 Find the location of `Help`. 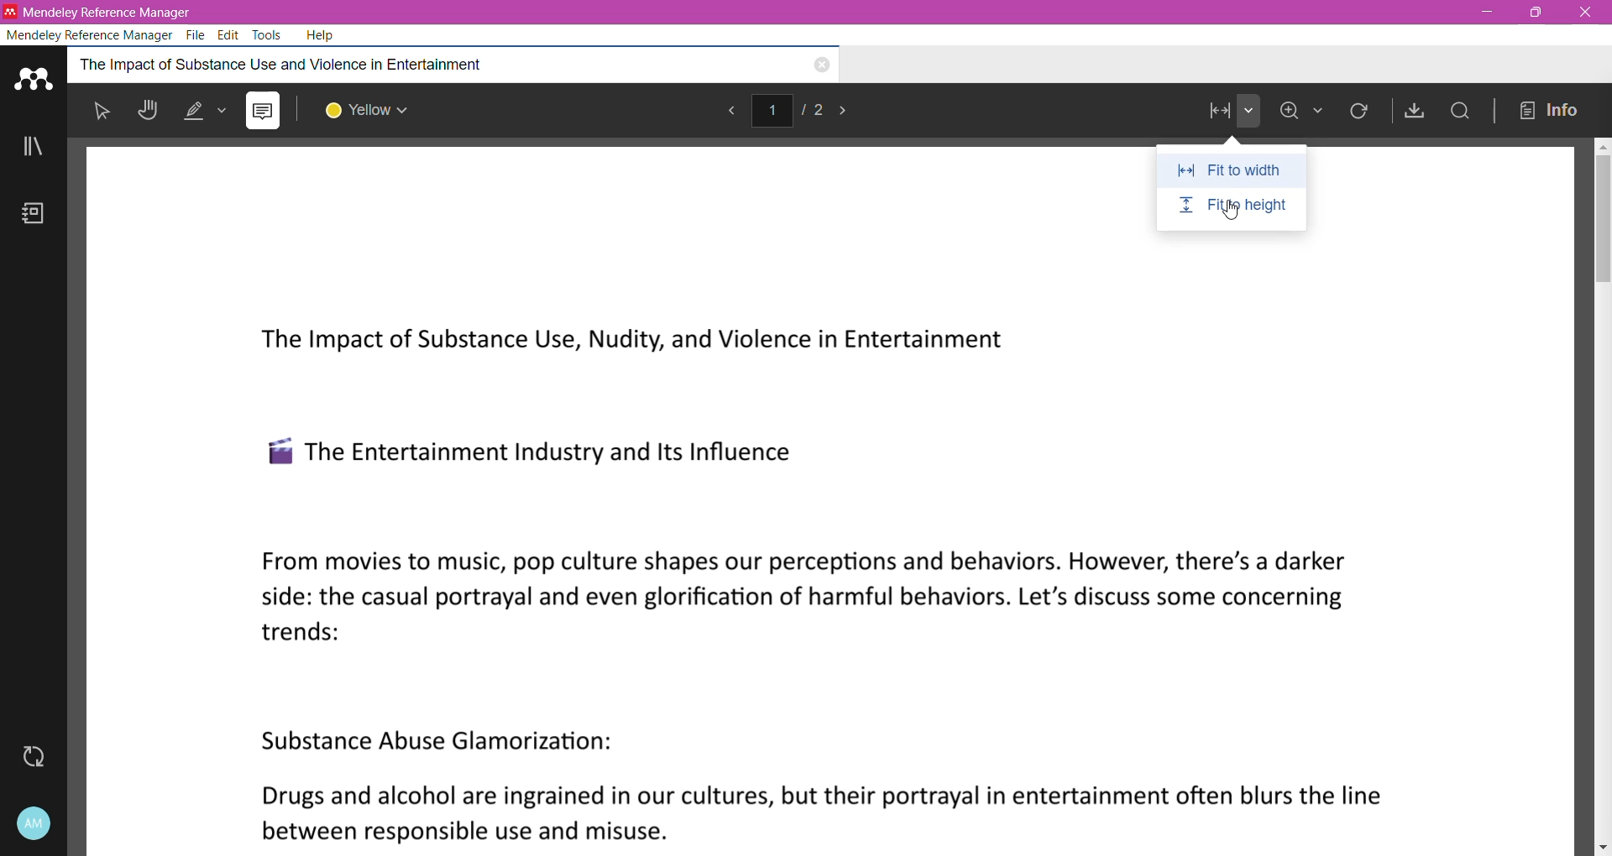

Help is located at coordinates (323, 35).